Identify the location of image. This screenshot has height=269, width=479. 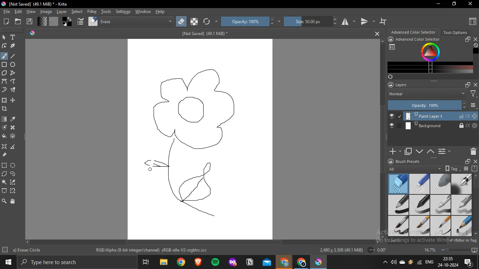
(45, 11).